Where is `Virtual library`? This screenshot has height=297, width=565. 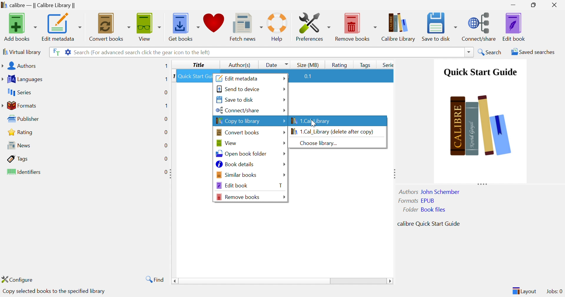
Virtual library is located at coordinates (22, 52).